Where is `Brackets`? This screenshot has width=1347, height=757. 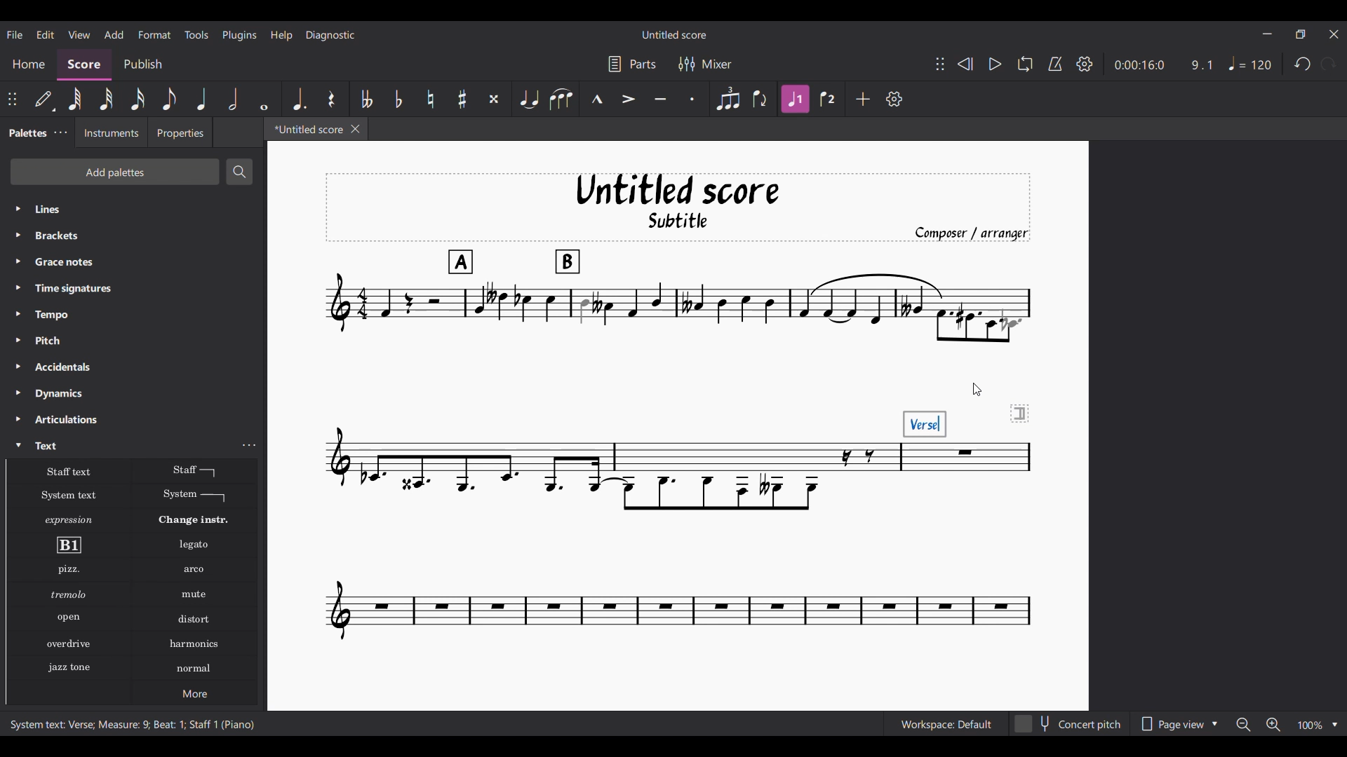 Brackets is located at coordinates (133, 236).